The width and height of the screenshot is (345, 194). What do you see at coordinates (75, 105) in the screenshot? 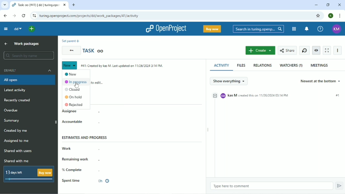
I see `Rejected` at bounding box center [75, 105].